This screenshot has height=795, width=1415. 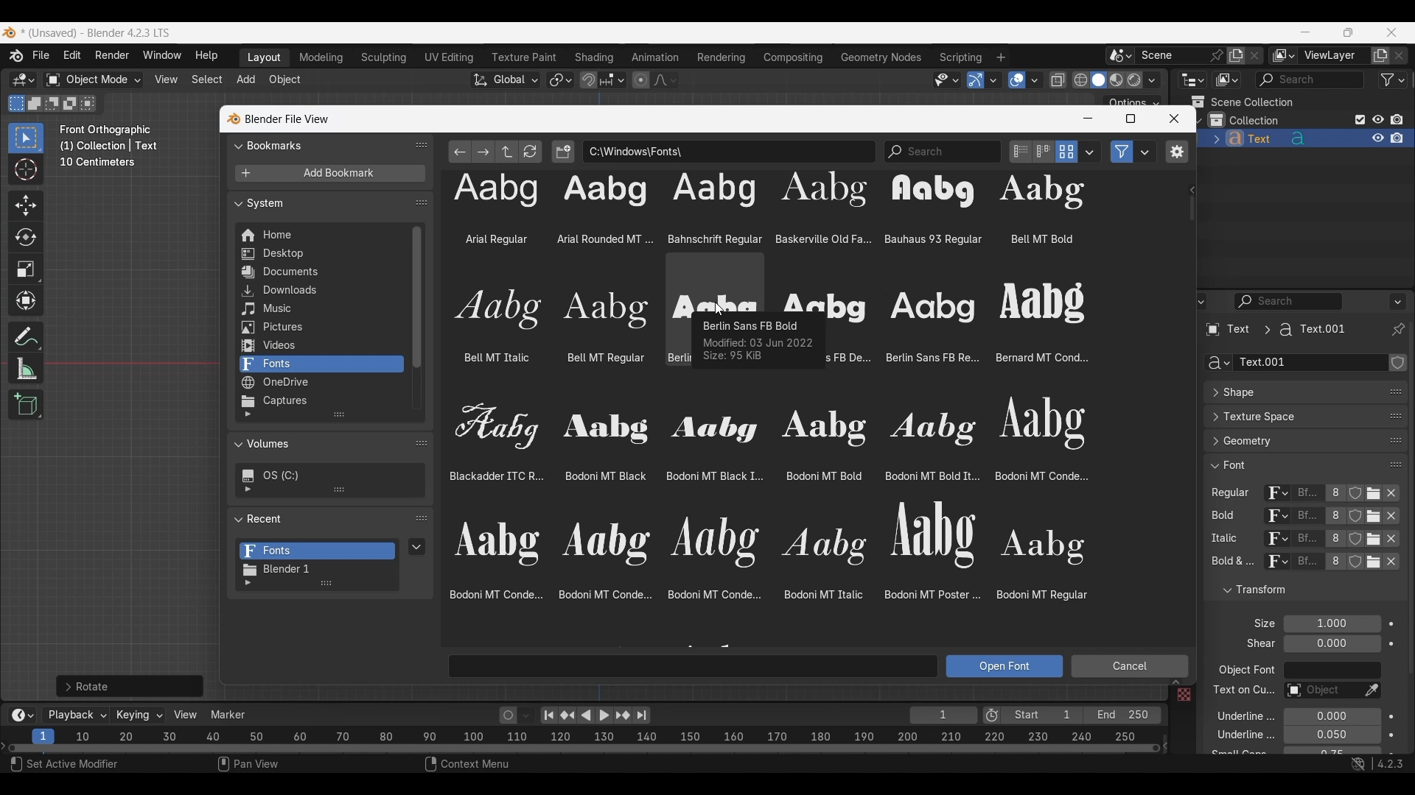 I want to click on Click to expand Shape, so click(x=1290, y=393).